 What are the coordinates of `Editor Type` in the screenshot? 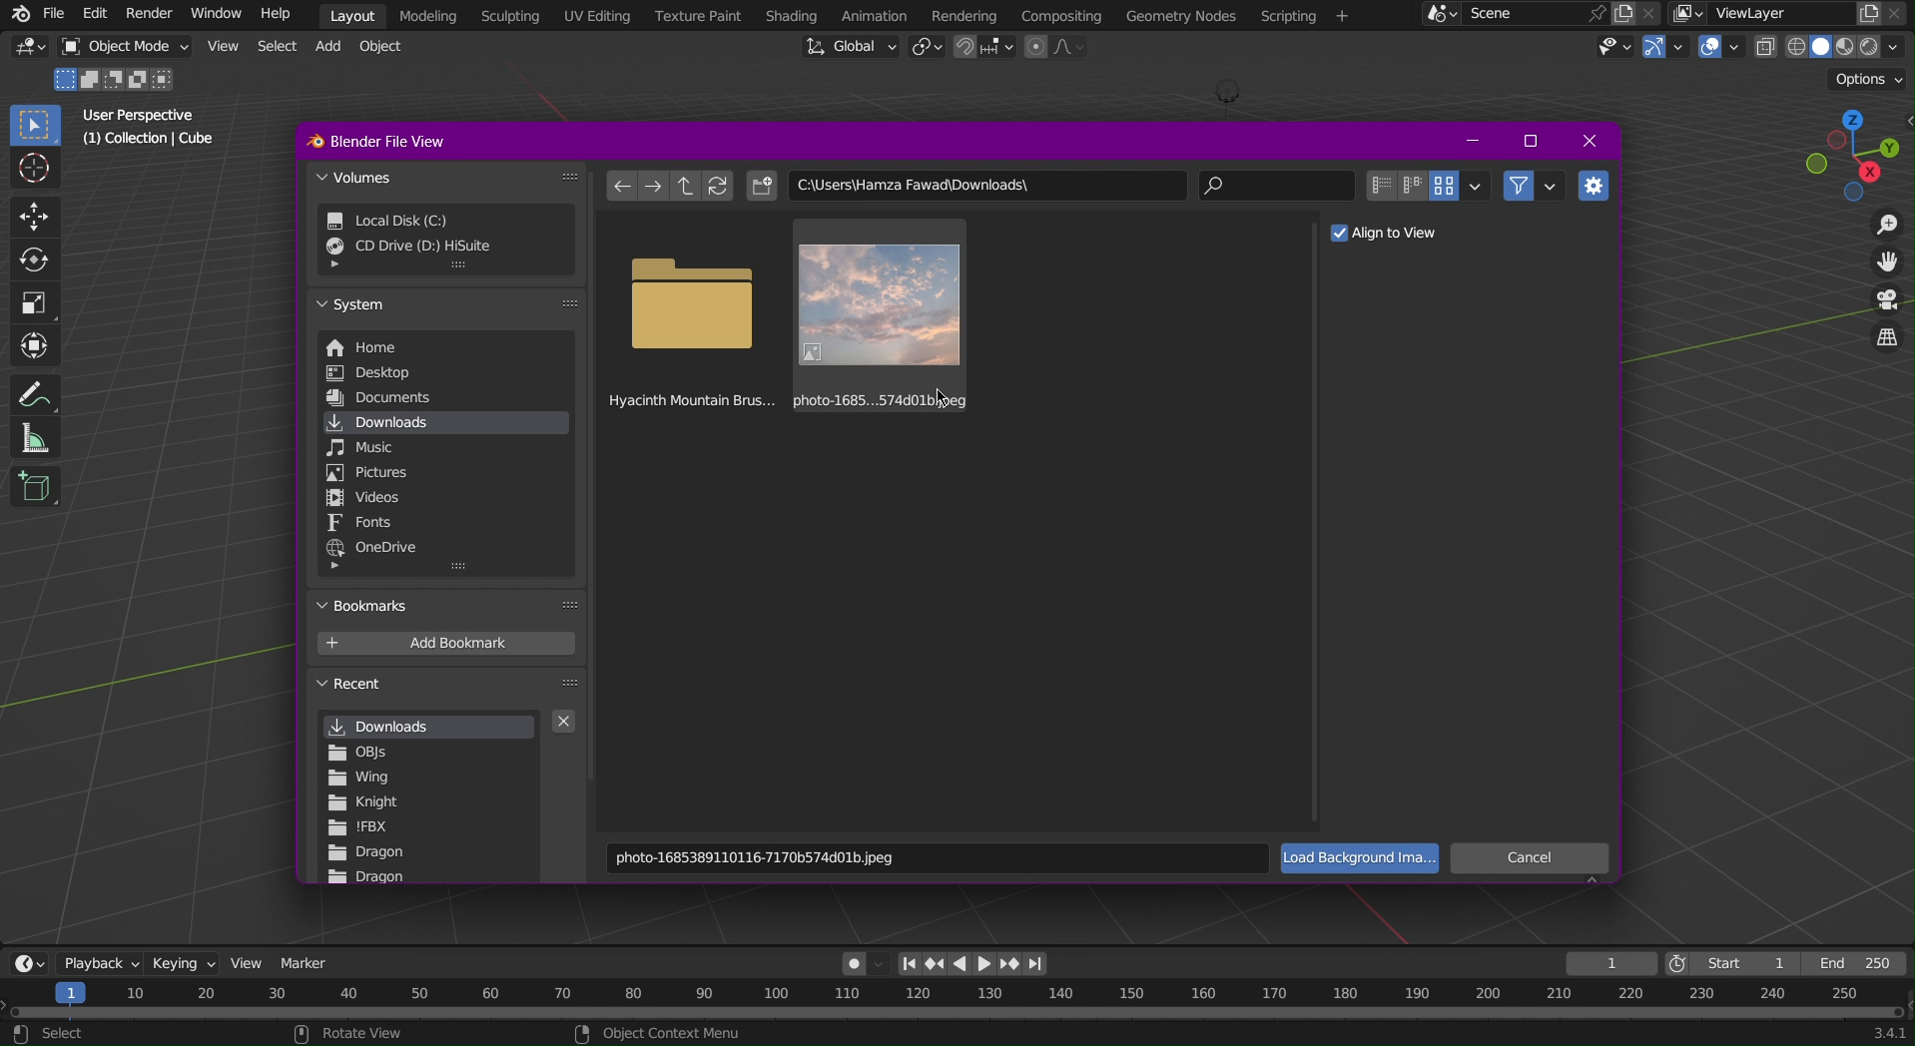 It's located at (31, 50).